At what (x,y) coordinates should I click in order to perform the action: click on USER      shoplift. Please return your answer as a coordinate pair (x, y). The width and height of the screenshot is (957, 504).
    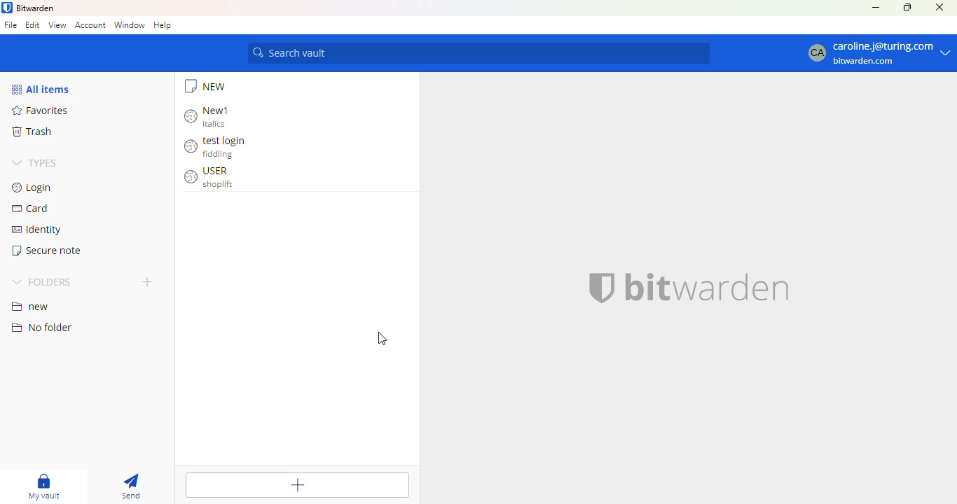
    Looking at the image, I should click on (211, 178).